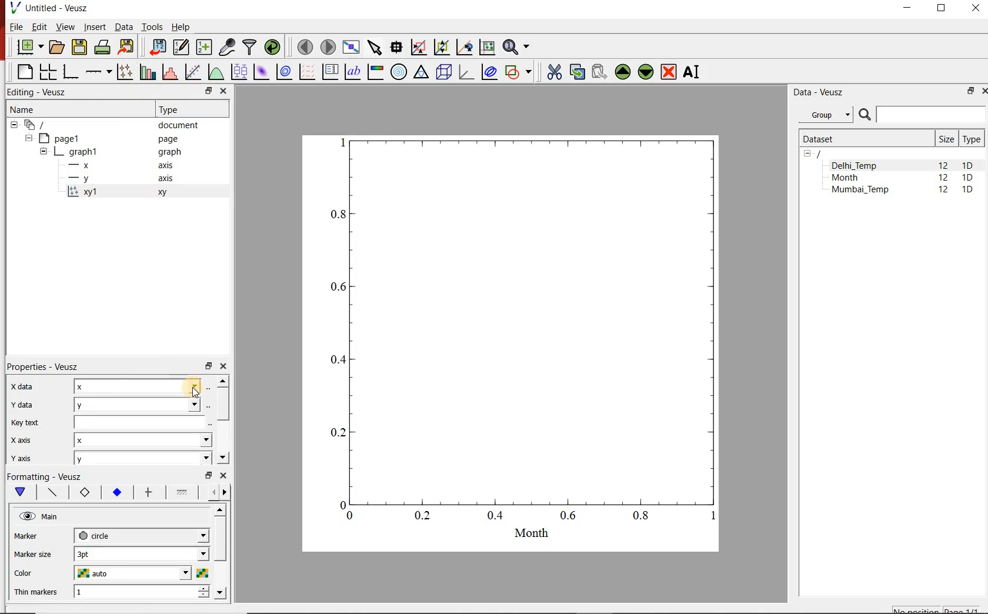 The image size is (988, 614). I want to click on click to recenter graph axes, so click(464, 48).